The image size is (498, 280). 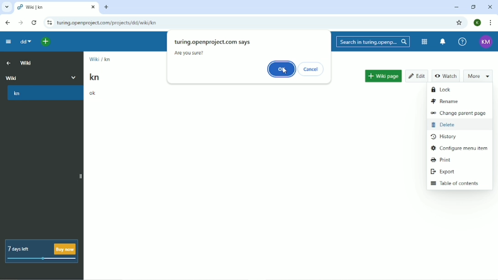 What do you see at coordinates (192, 53) in the screenshot?
I see `Are you sure?` at bounding box center [192, 53].